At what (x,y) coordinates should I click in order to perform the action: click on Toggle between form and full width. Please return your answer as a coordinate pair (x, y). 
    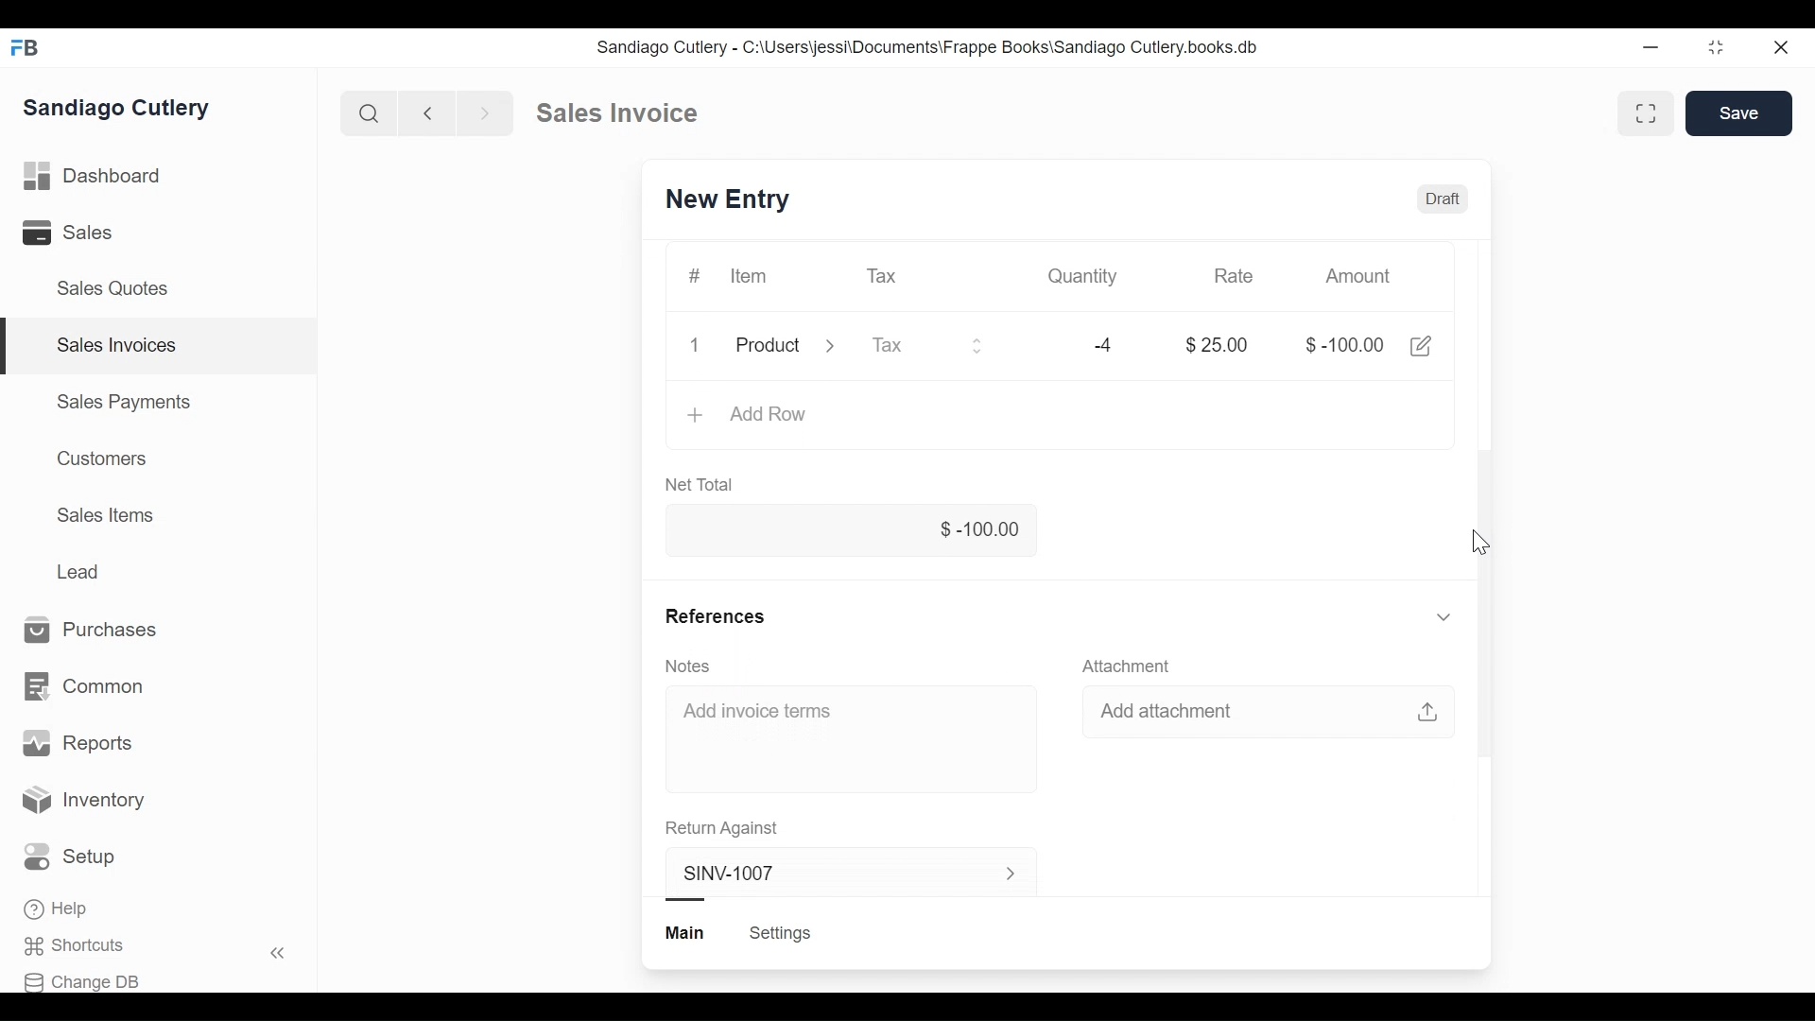
    Looking at the image, I should click on (1647, 113).